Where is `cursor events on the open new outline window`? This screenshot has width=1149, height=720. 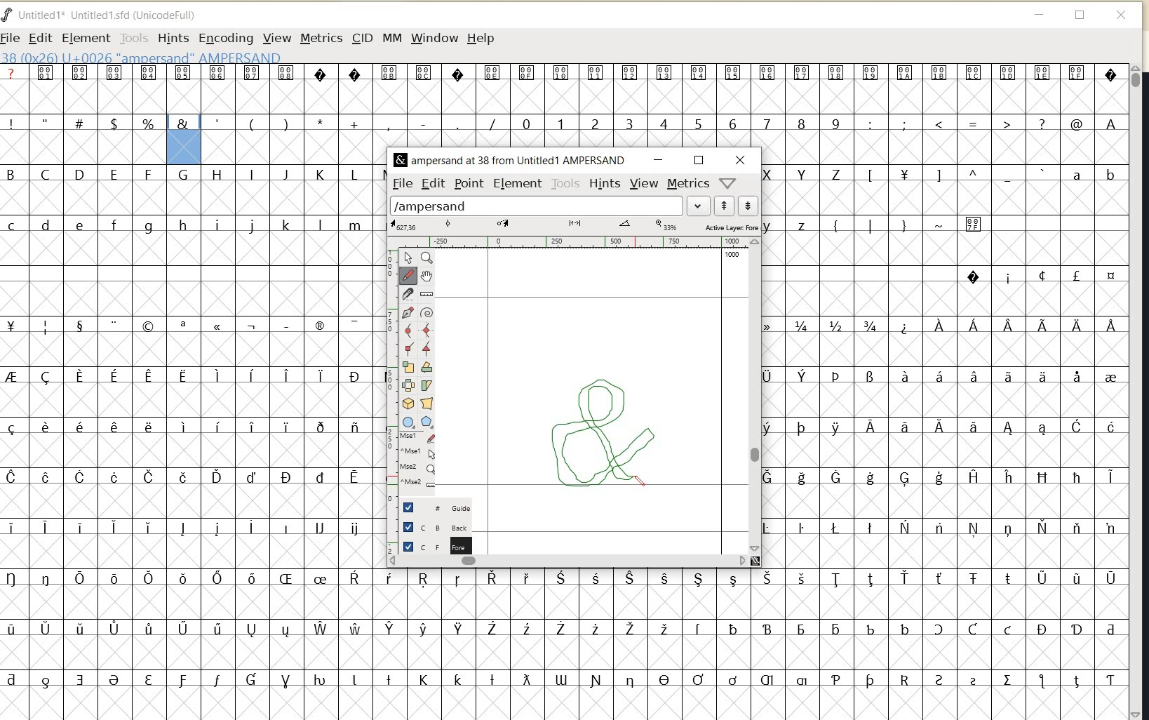 cursor events on the open new outline window is located at coordinates (419, 462).